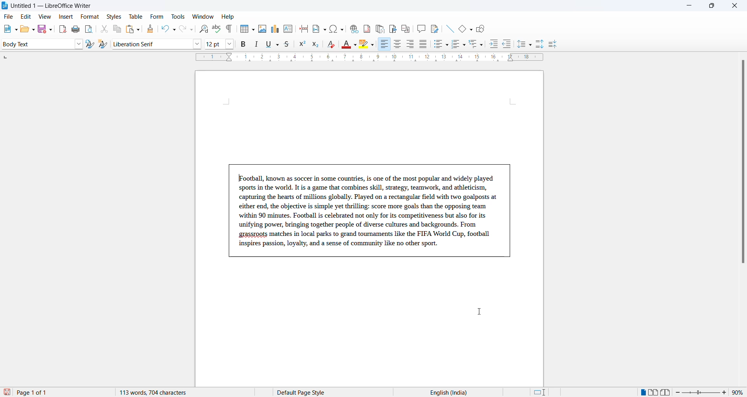 The height and width of the screenshot is (397, 747). I want to click on increase indent, so click(496, 44).